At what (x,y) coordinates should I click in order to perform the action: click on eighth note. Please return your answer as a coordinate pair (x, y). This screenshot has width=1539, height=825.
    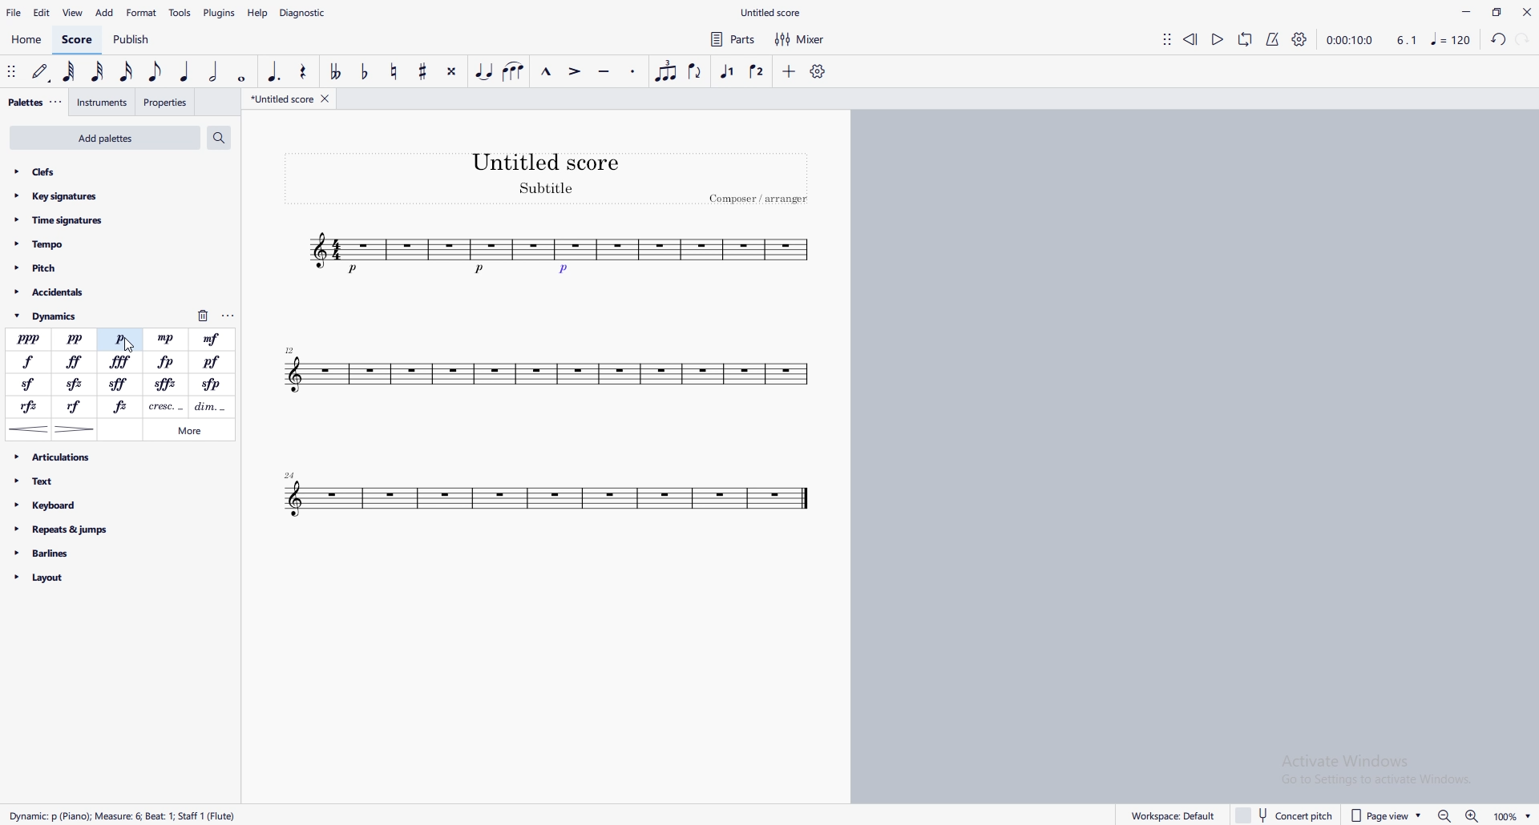
    Looking at the image, I should click on (156, 71).